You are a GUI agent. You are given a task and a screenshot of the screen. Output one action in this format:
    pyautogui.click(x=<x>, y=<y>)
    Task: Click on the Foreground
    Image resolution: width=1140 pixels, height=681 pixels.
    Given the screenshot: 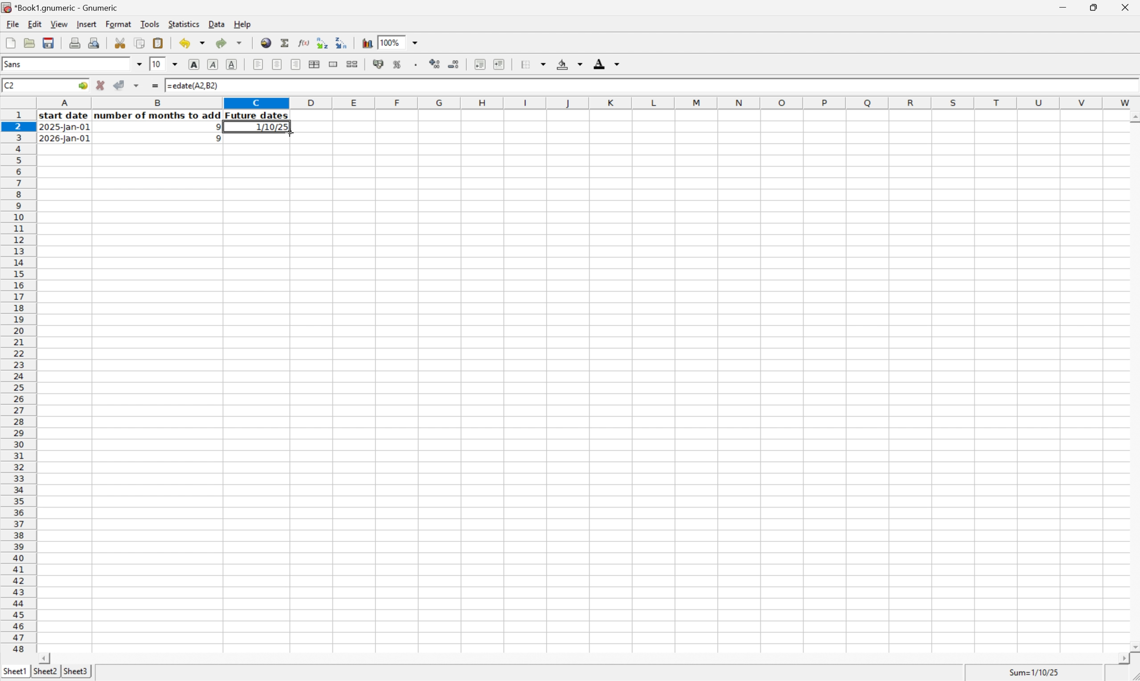 What is the action you would take?
    pyautogui.click(x=608, y=63)
    